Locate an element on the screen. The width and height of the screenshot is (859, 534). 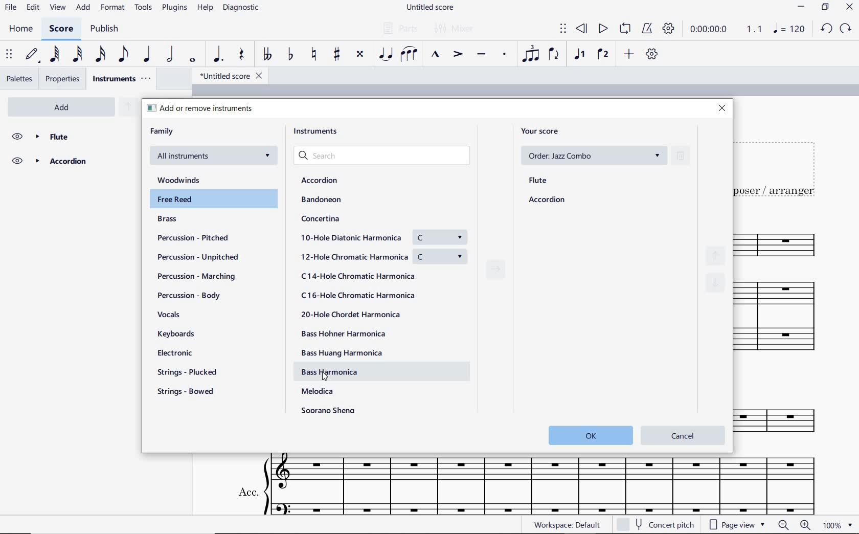
family is located at coordinates (162, 131).